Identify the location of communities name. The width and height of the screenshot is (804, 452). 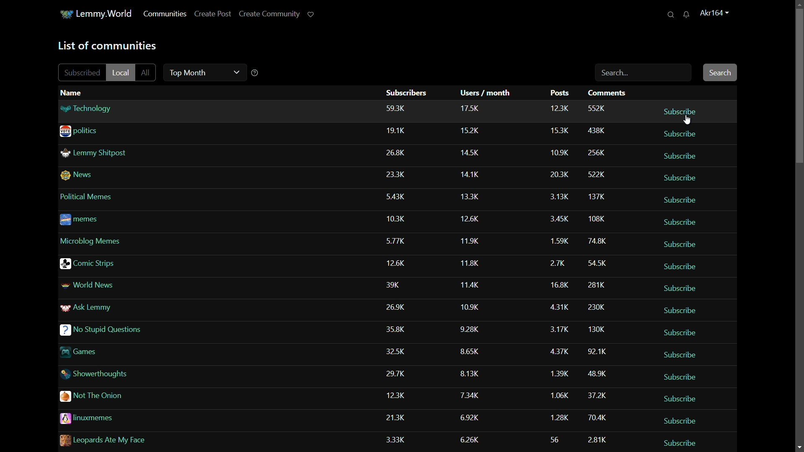
(135, 175).